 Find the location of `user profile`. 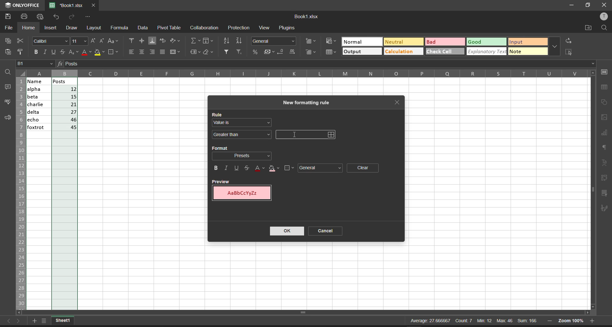

user profile is located at coordinates (605, 17).